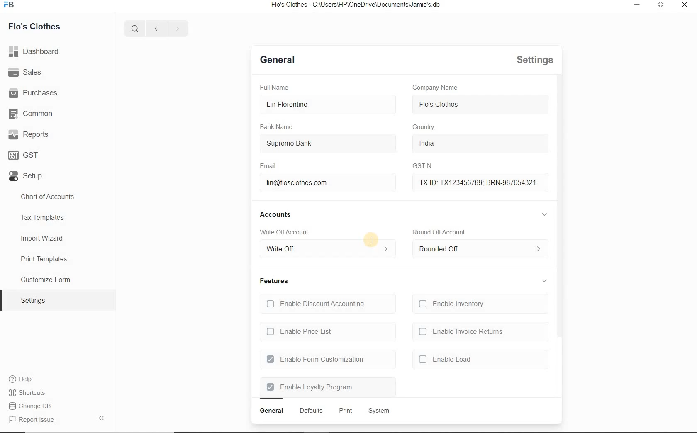  Describe the element at coordinates (285, 104) in the screenshot. I see `Lin Florentine` at that location.